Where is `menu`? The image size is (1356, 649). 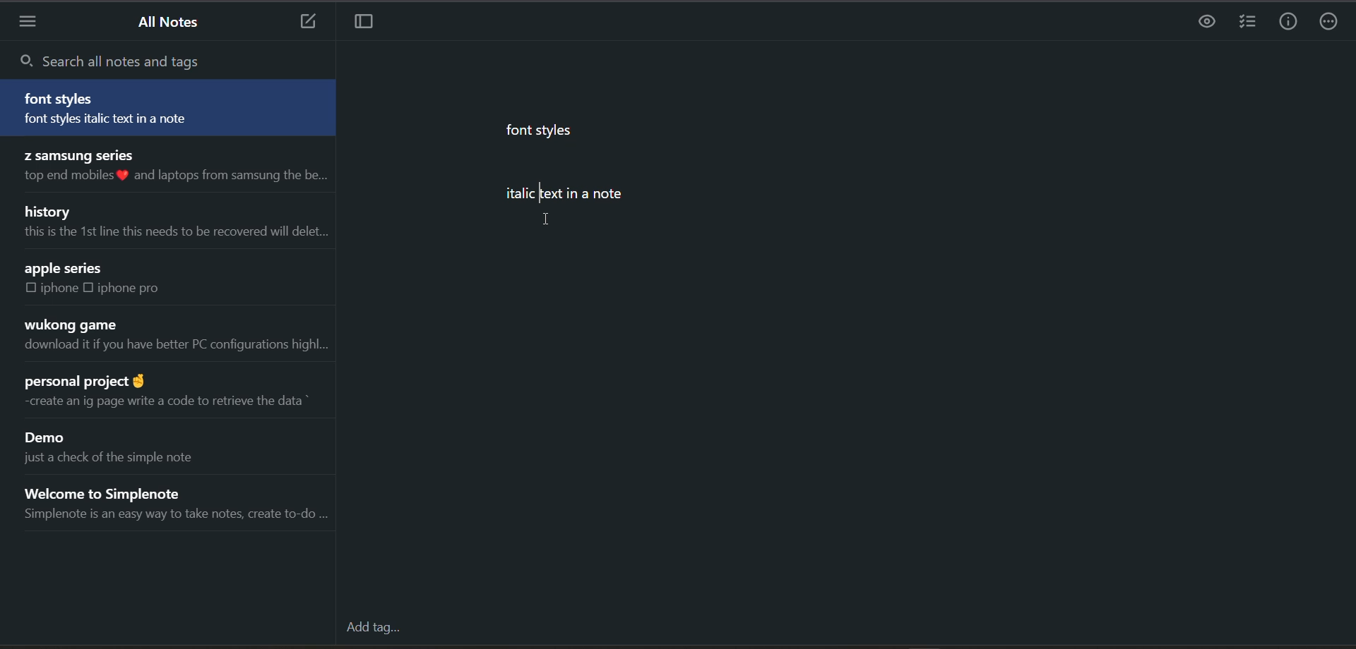 menu is located at coordinates (32, 23).